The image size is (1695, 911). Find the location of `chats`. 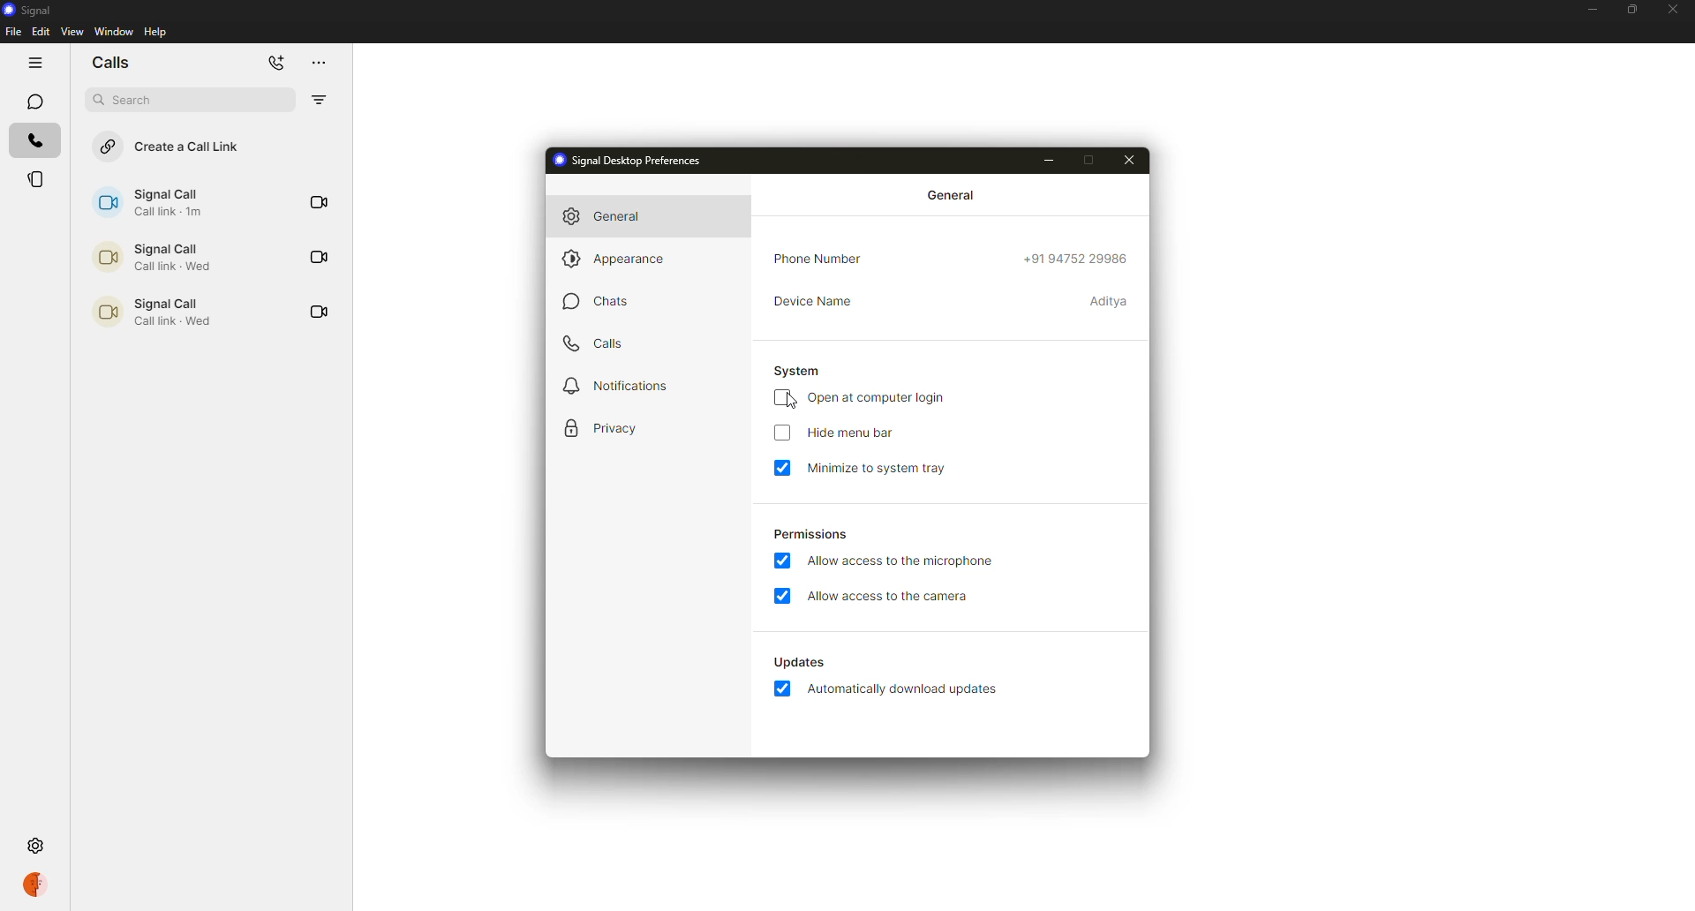

chats is located at coordinates (110, 62).